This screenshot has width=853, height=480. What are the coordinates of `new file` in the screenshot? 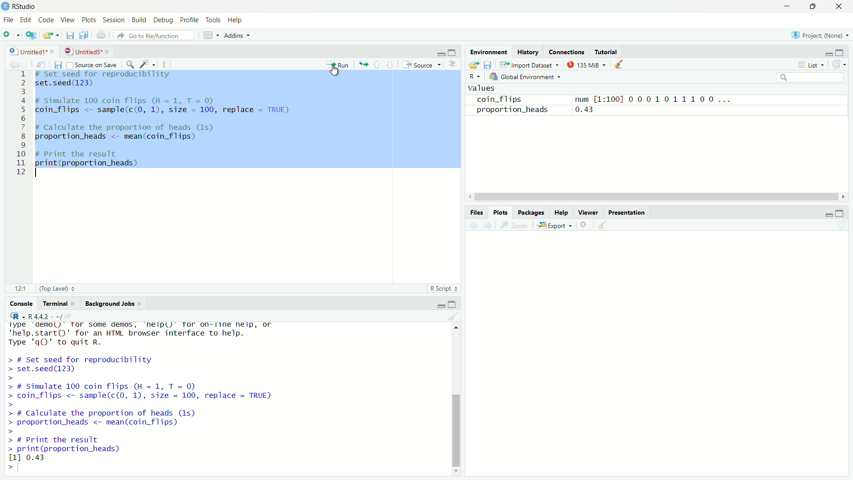 It's located at (11, 35).